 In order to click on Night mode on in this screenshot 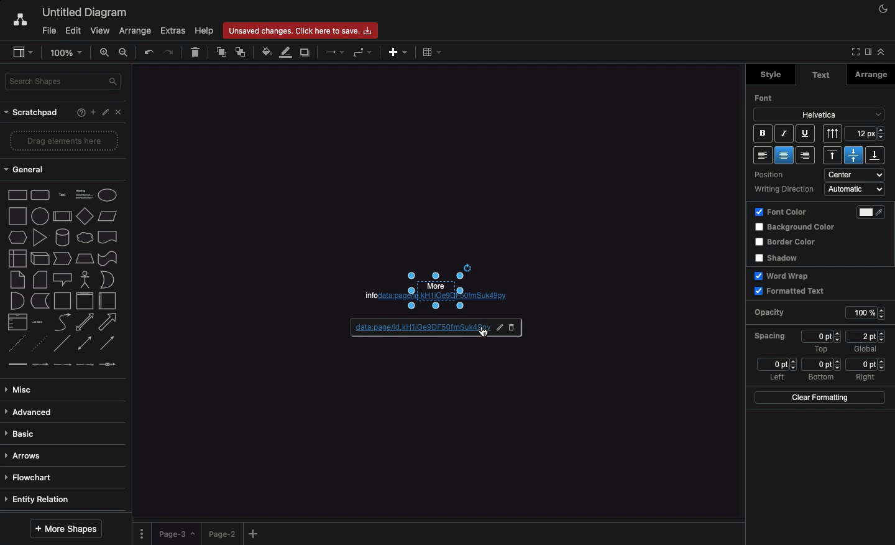, I will do `click(882, 9)`.